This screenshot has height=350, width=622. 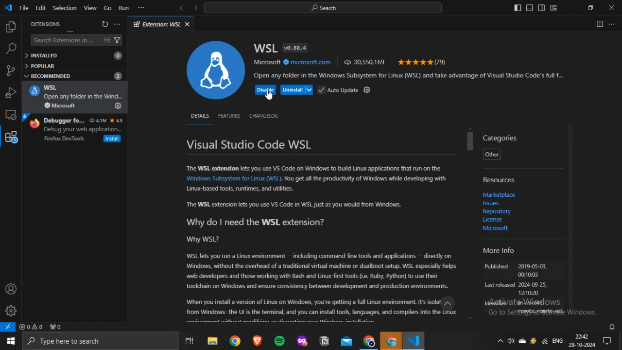 I want to click on CHANGELOG, so click(x=264, y=116).